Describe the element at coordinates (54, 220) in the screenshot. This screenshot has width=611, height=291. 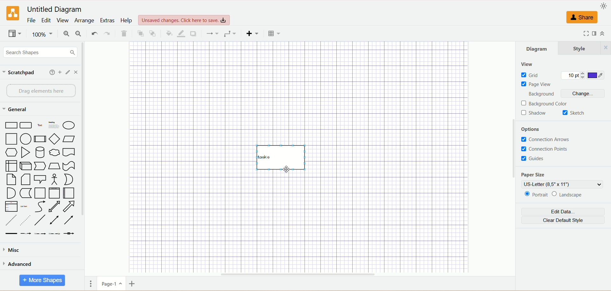
I see `Line with Double Arrows` at that location.